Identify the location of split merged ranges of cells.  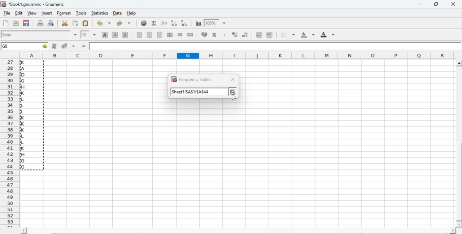
(190, 34).